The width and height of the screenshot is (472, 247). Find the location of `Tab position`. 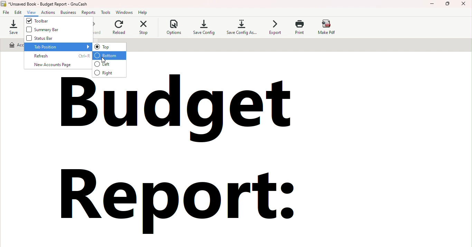

Tab position is located at coordinates (58, 47).